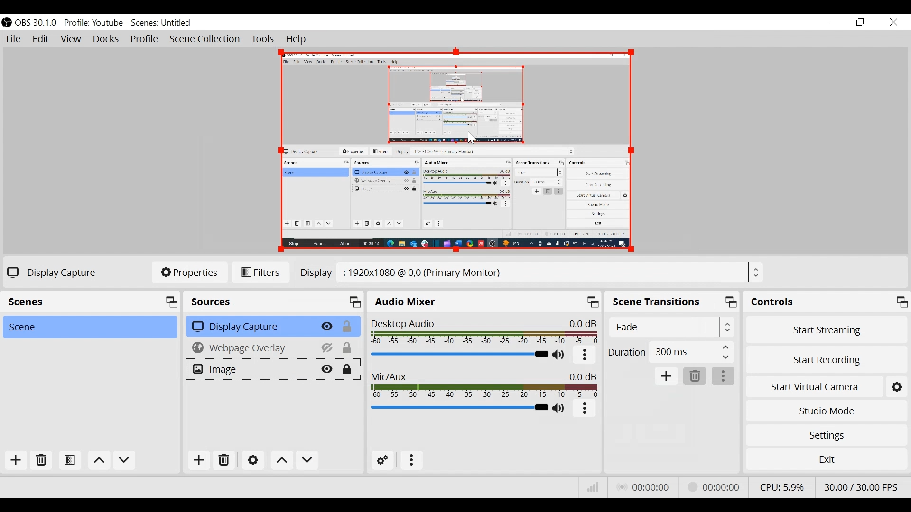 The height and width of the screenshot is (512, 911). I want to click on Move Up, so click(283, 461).